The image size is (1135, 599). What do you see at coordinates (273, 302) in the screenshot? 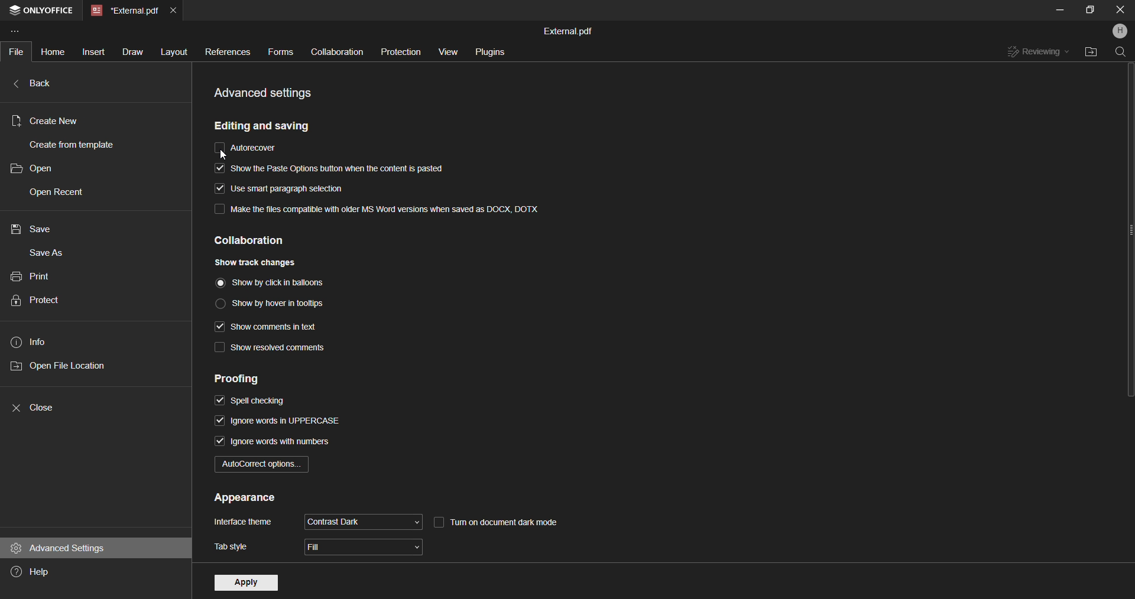
I see `show by hover in tooltips` at bounding box center [273, 302].